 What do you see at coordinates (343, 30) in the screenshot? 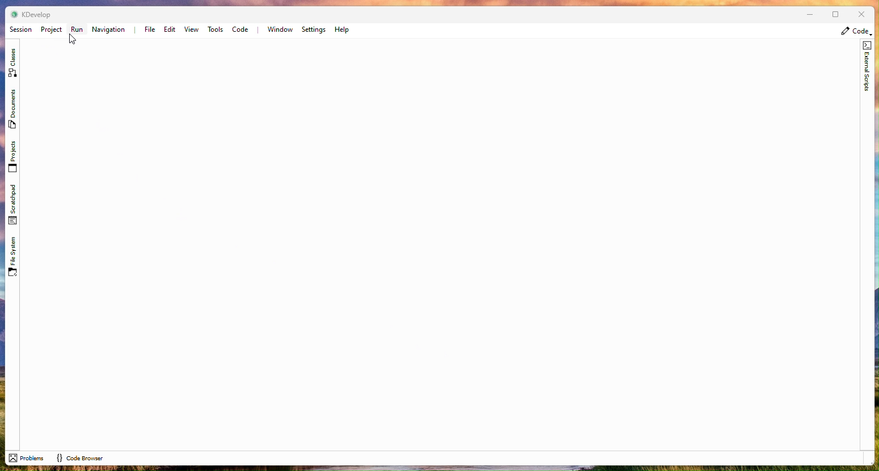
I see `Help` at bounding box center [343, 30].